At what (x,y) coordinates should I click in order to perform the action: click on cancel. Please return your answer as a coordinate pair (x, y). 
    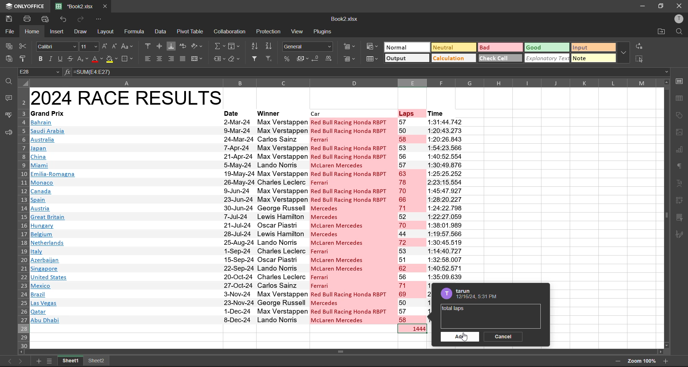
    Looking at the image, I should click on (505, 336).